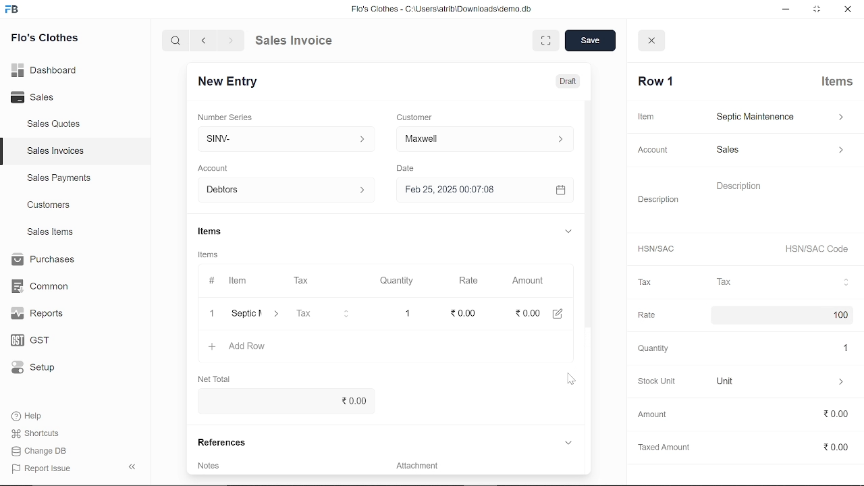 The image size is (864, 486). Describe the element at coordinates (281, 190) in the screenshot. I see `Debtors` at that location.